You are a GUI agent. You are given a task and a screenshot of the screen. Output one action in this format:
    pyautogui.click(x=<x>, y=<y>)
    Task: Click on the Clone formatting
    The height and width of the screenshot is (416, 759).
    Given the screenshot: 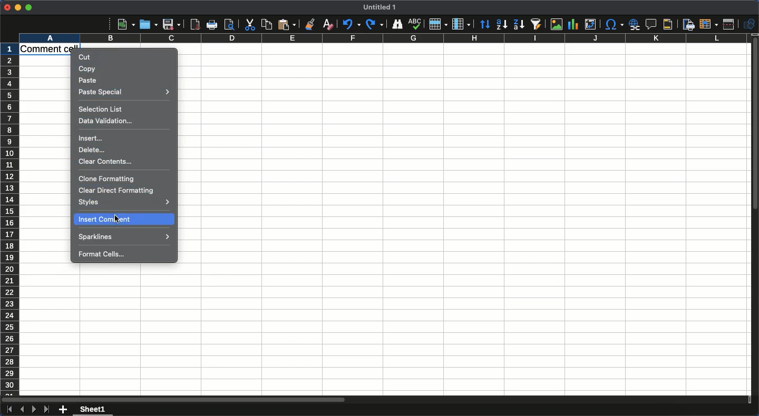 What is the action you would take?
    pyautogui.click(x=108, y=179)
    